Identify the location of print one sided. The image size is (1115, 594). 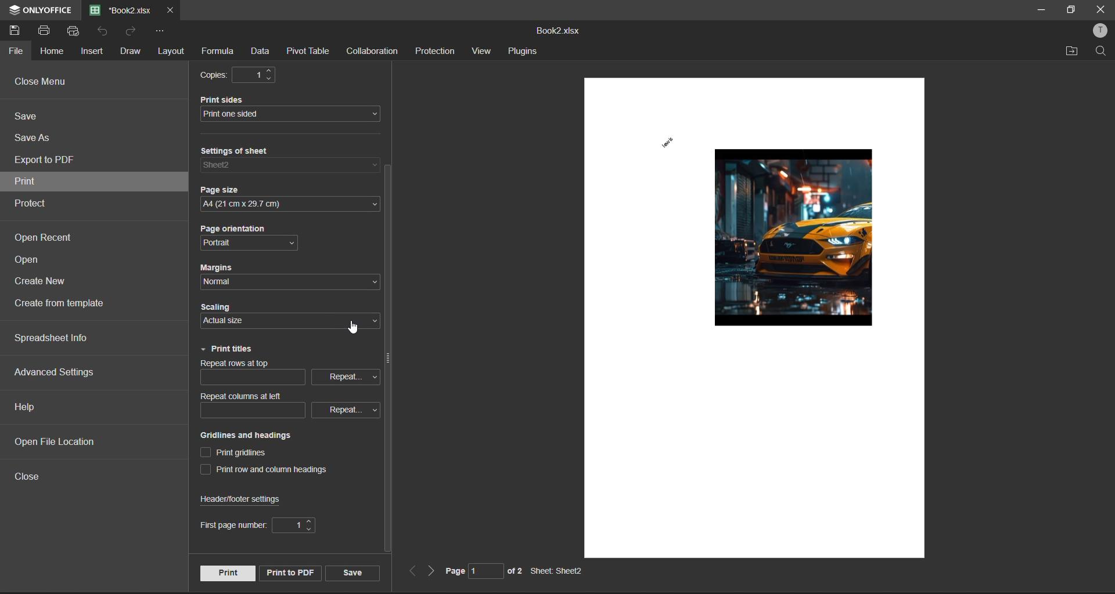
(282, 115).